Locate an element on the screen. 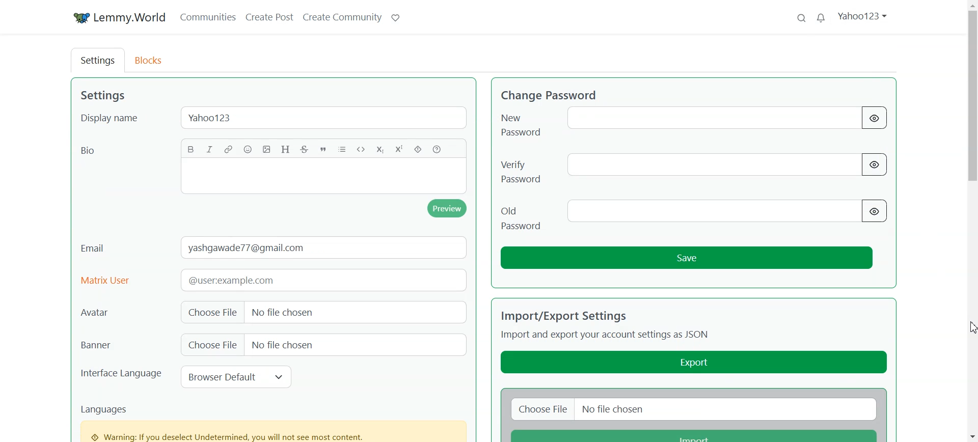  Code is located at coordinates (361, 148).